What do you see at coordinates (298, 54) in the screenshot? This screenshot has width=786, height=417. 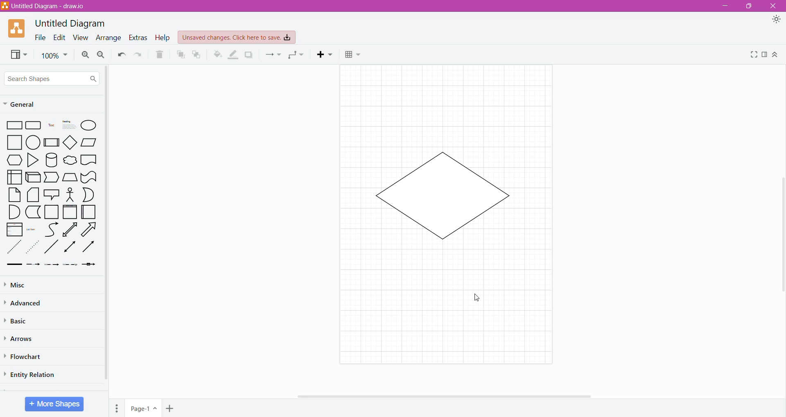 I see `Waypoints` at bounding box center [298, 54].